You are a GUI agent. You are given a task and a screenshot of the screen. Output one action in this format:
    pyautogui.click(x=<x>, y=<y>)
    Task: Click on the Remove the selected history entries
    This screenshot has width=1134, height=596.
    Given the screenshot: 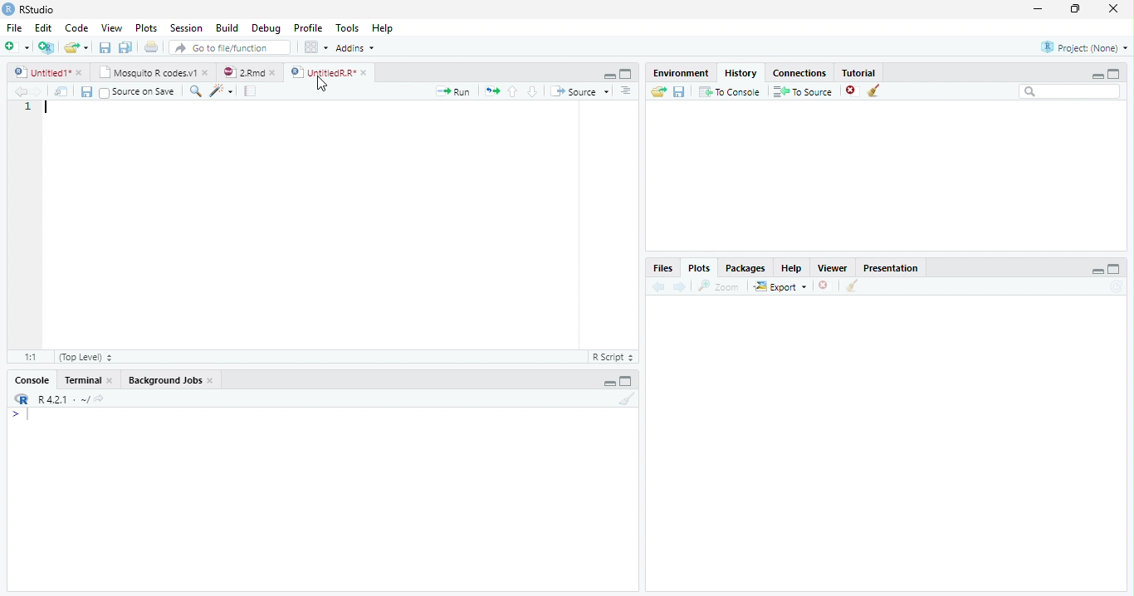 What is the action you would take?
    pyautogui.click(x=853, y=91)
    